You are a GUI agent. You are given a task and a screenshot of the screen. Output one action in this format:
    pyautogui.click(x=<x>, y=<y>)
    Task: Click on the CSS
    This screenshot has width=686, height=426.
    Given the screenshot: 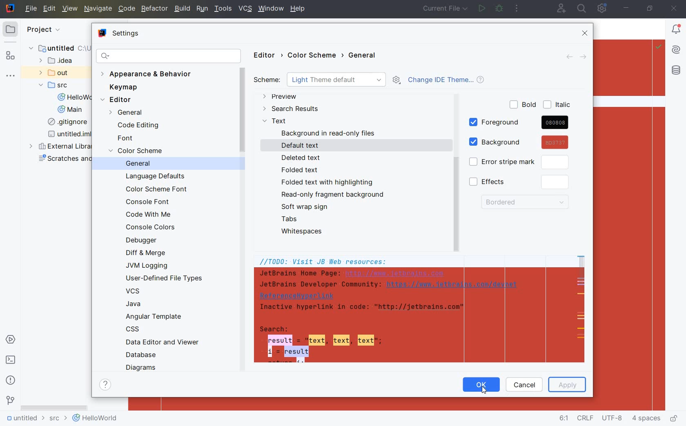 What is the action you would take?
    pyautogui.click(x=135, y=330)
    